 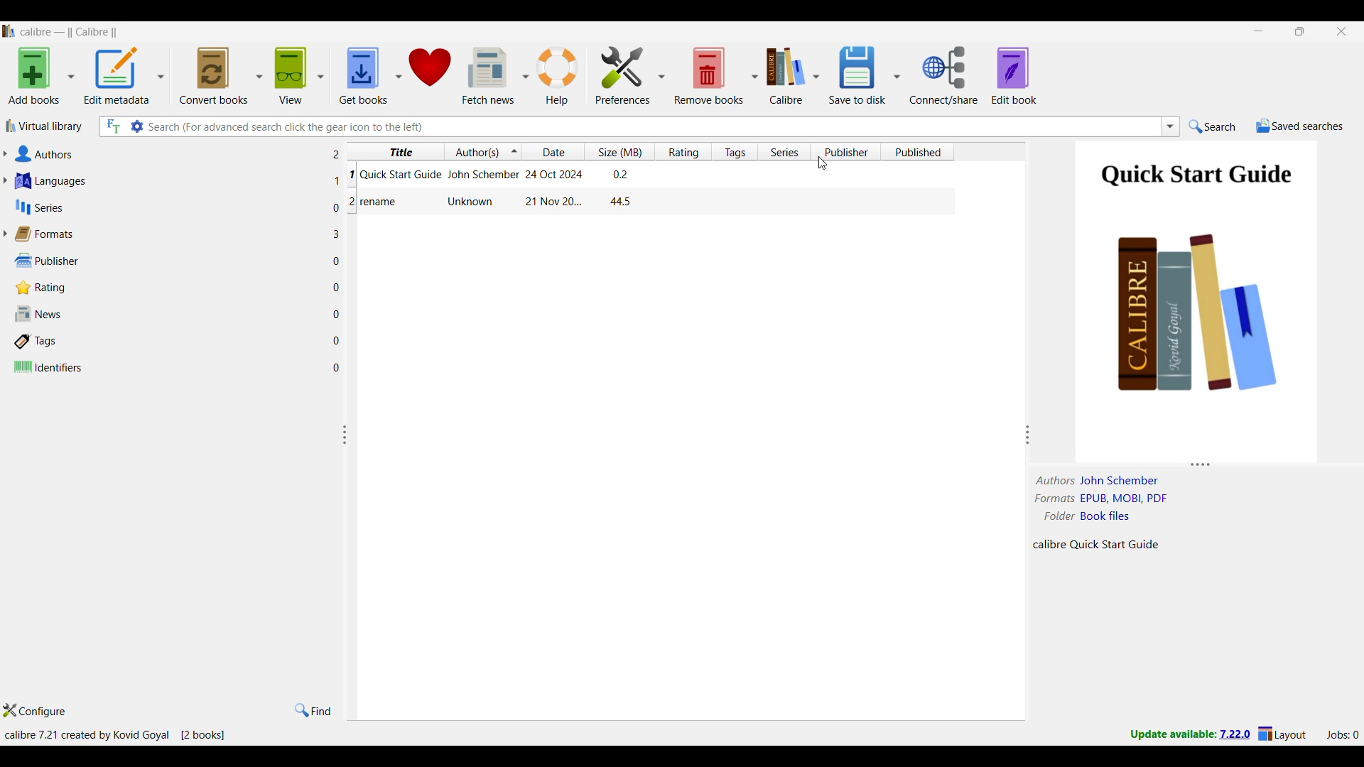 I want to click on 3, so click(x=339, y=233).